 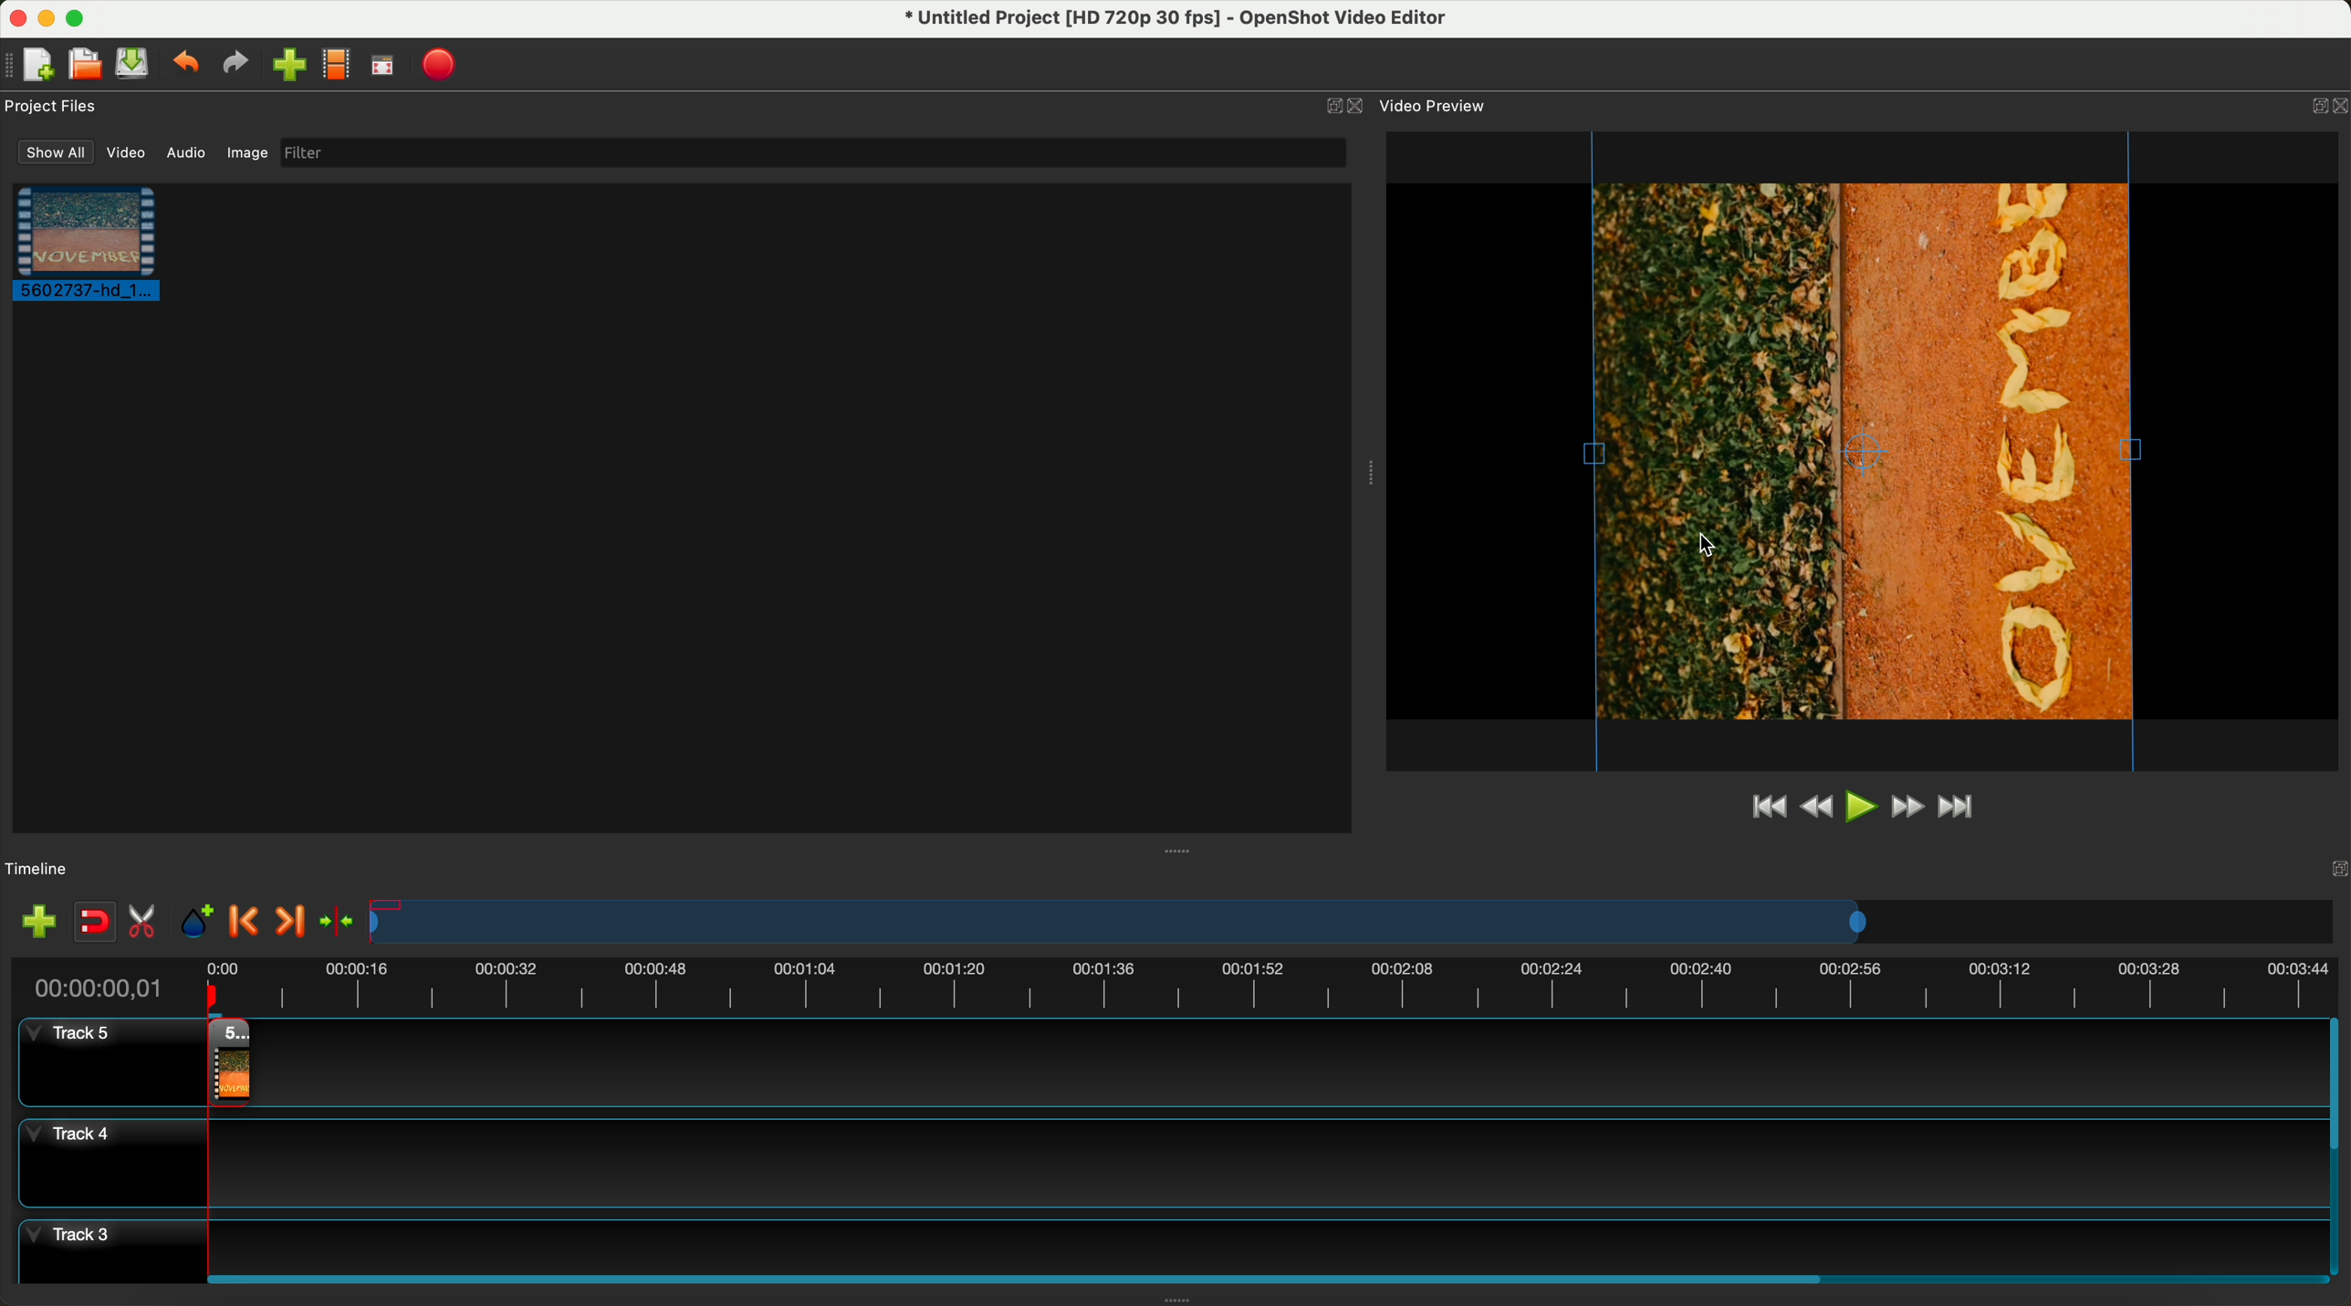 What do you see at coordinates (55, 151) in the screenshot?
I see `show all` at bounding box center [55, 151].